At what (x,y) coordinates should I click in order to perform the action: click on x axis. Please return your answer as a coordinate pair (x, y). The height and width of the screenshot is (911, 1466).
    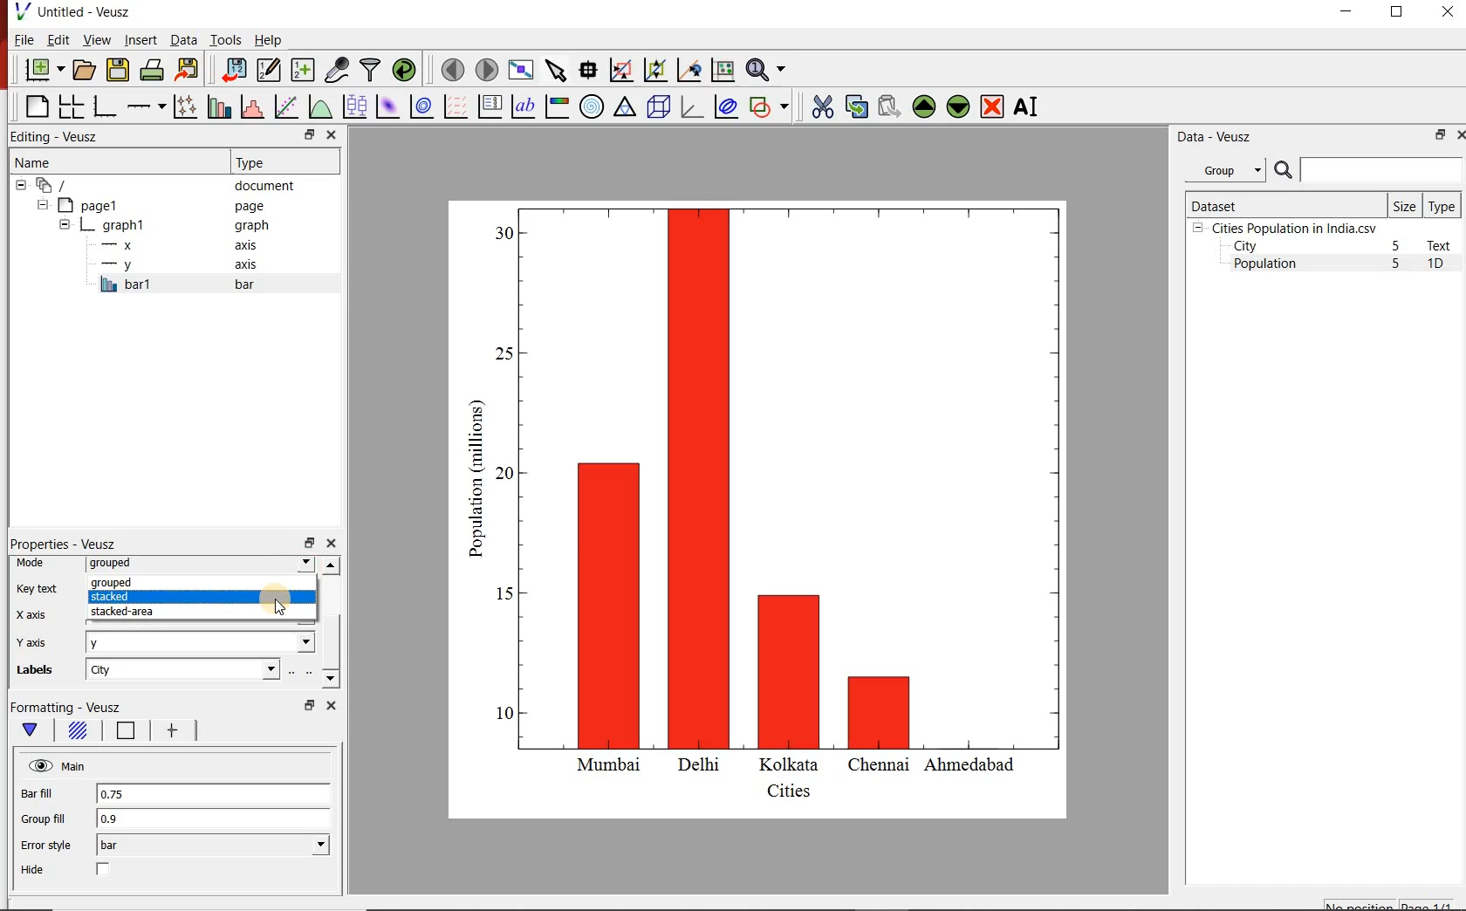
    Looking at the image, I should click on (37, 616).